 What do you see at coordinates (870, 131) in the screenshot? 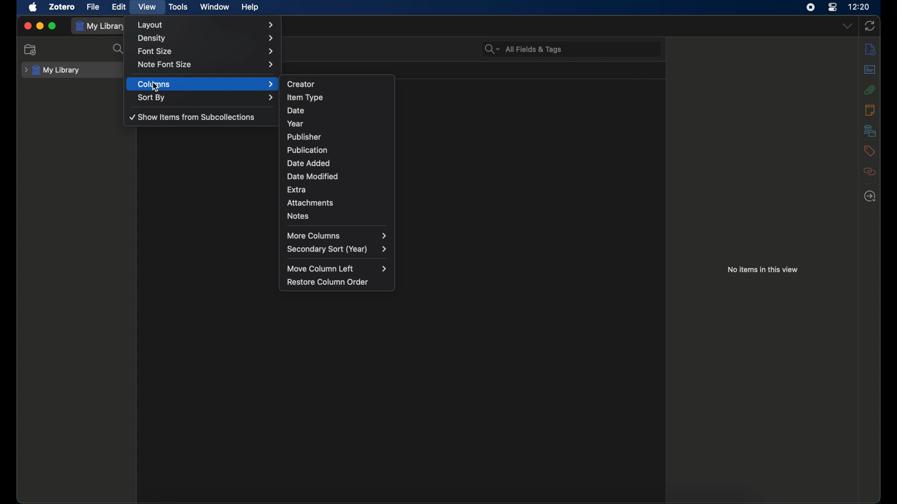
I see `libraries` at bounding box center [870, 131].